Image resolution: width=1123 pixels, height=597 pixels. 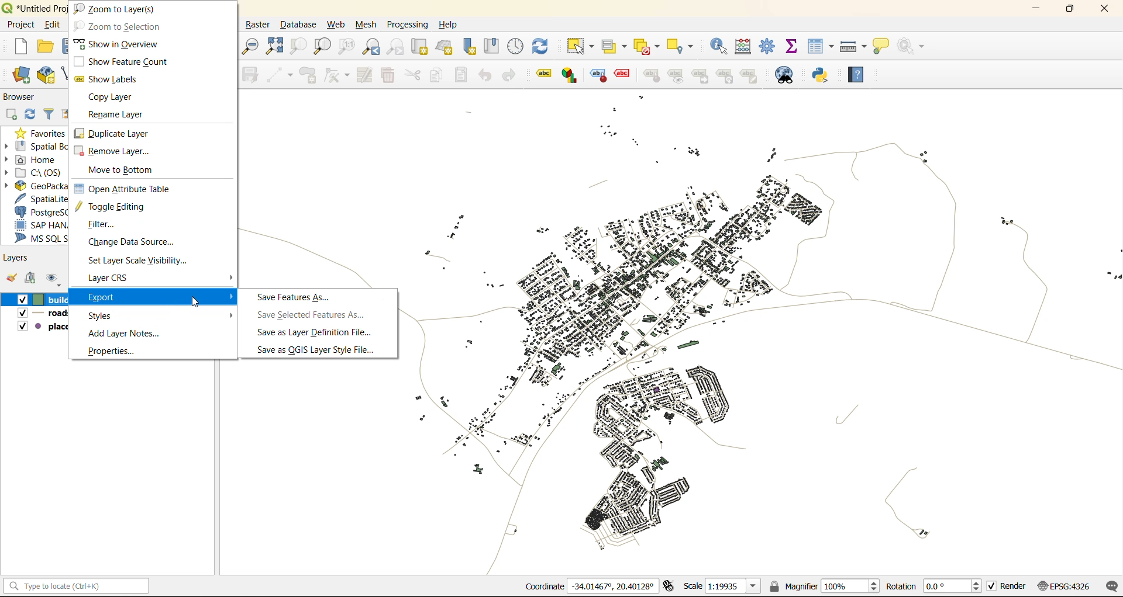 What do you see at coordinates (684, 46) in the screenshot?
I see `select location` at bounding box center [684, 46].